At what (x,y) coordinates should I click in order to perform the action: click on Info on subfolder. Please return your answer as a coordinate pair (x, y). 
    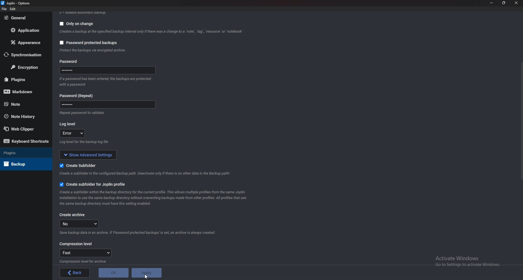
    Looking at the image, I should click on (145, 174).